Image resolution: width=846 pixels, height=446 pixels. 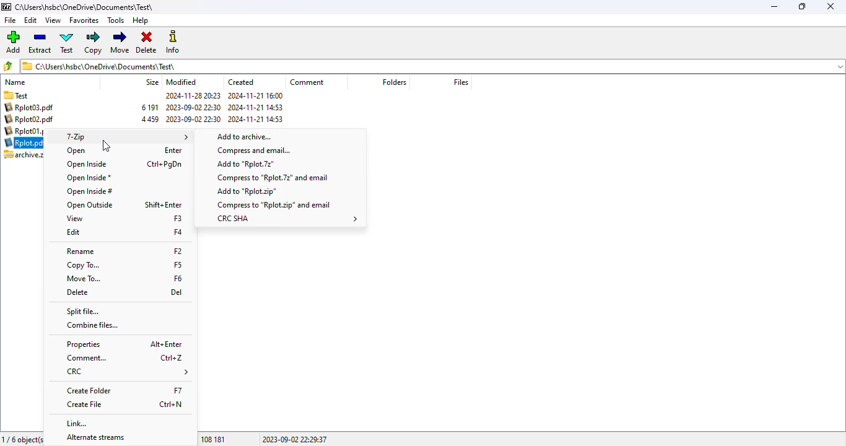 I want to click on open, so click(x=76, y=151).